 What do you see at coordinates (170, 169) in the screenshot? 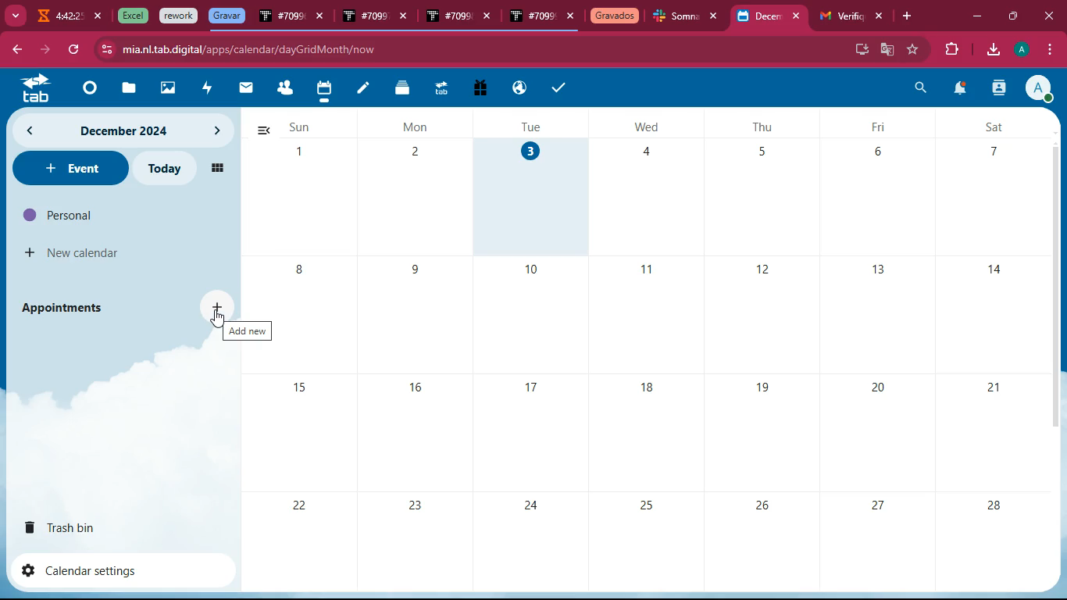
I see `today` at bounding box center [170, 169].